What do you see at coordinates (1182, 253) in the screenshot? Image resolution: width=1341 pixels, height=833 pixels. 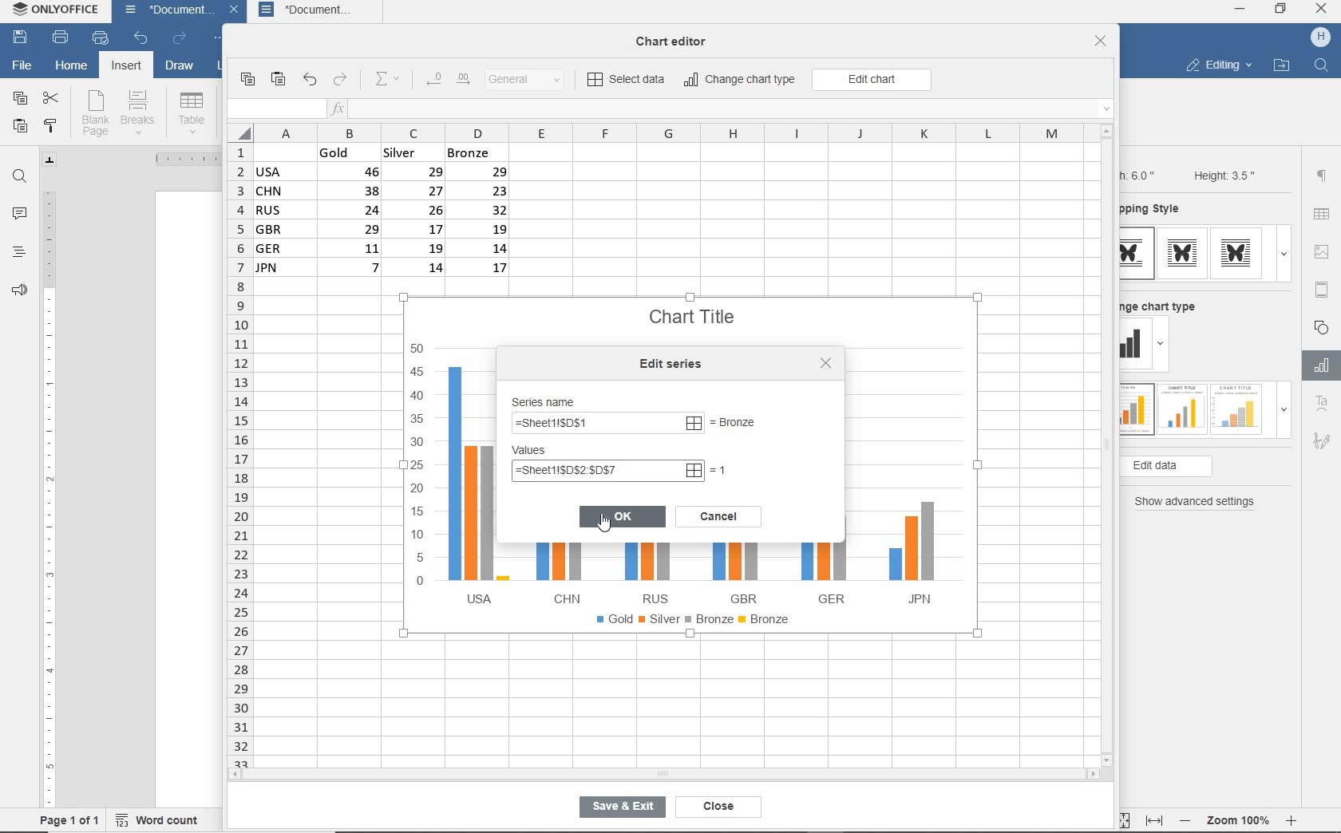 I see `type 2` at bounding box center [1182, 253].